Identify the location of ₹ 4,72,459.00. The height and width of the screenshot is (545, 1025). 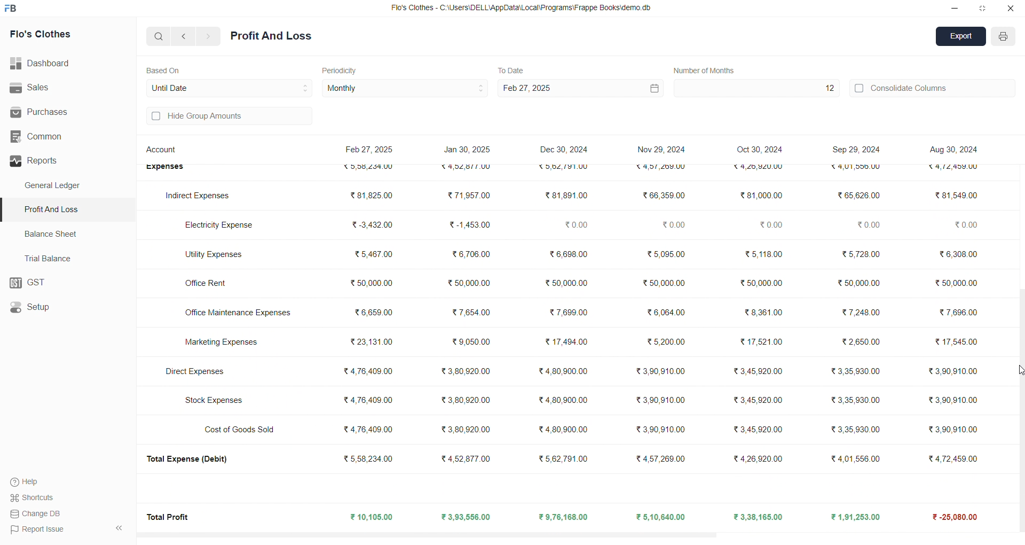
(950, 457).